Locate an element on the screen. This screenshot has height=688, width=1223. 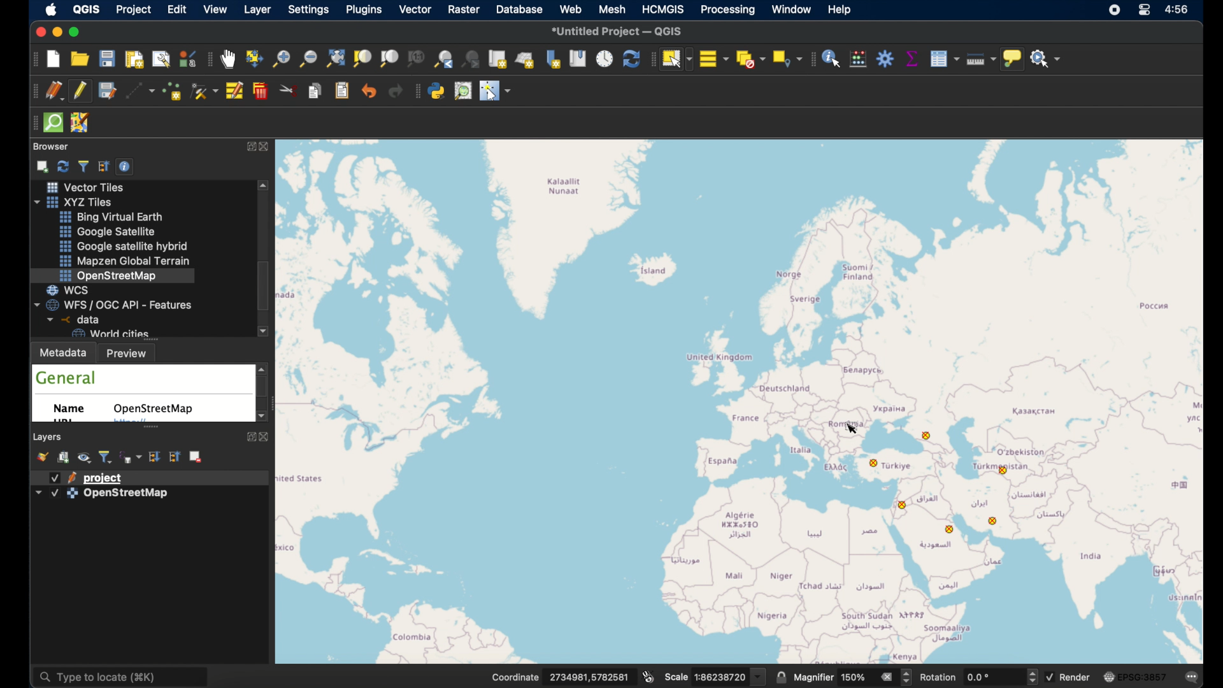
digitizing toolbar is located at coordinates (32, 91).